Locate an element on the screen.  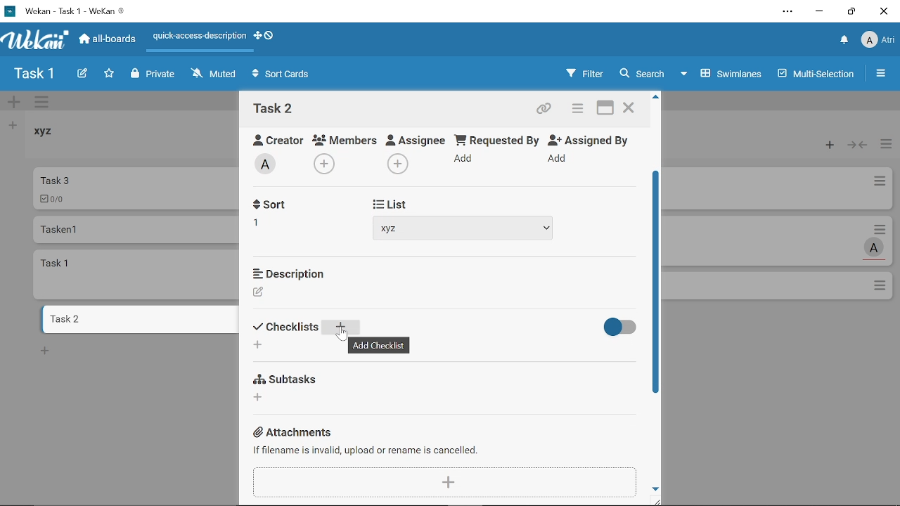
Vertical scrollbar is located at coordinates (657, 288).